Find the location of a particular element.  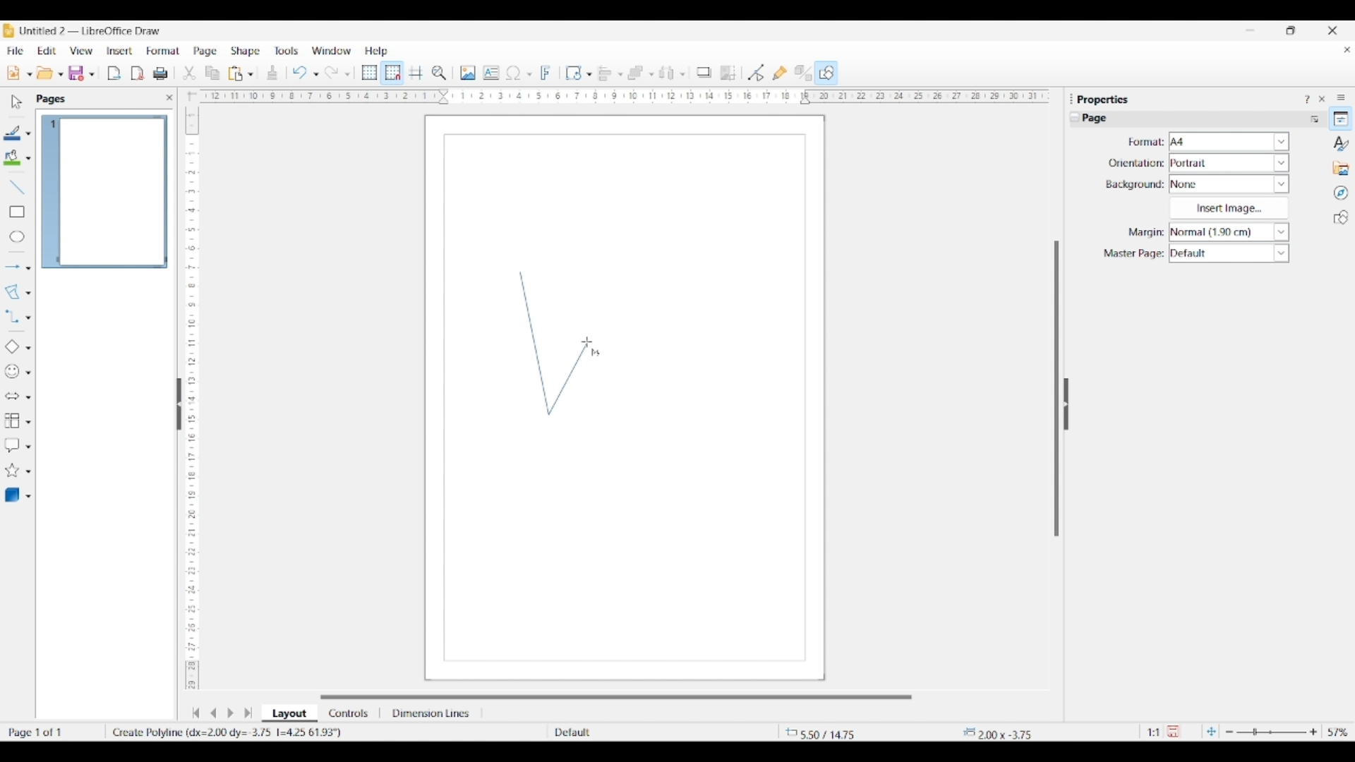

Zoom and pan is located at coordinates (439, 73).